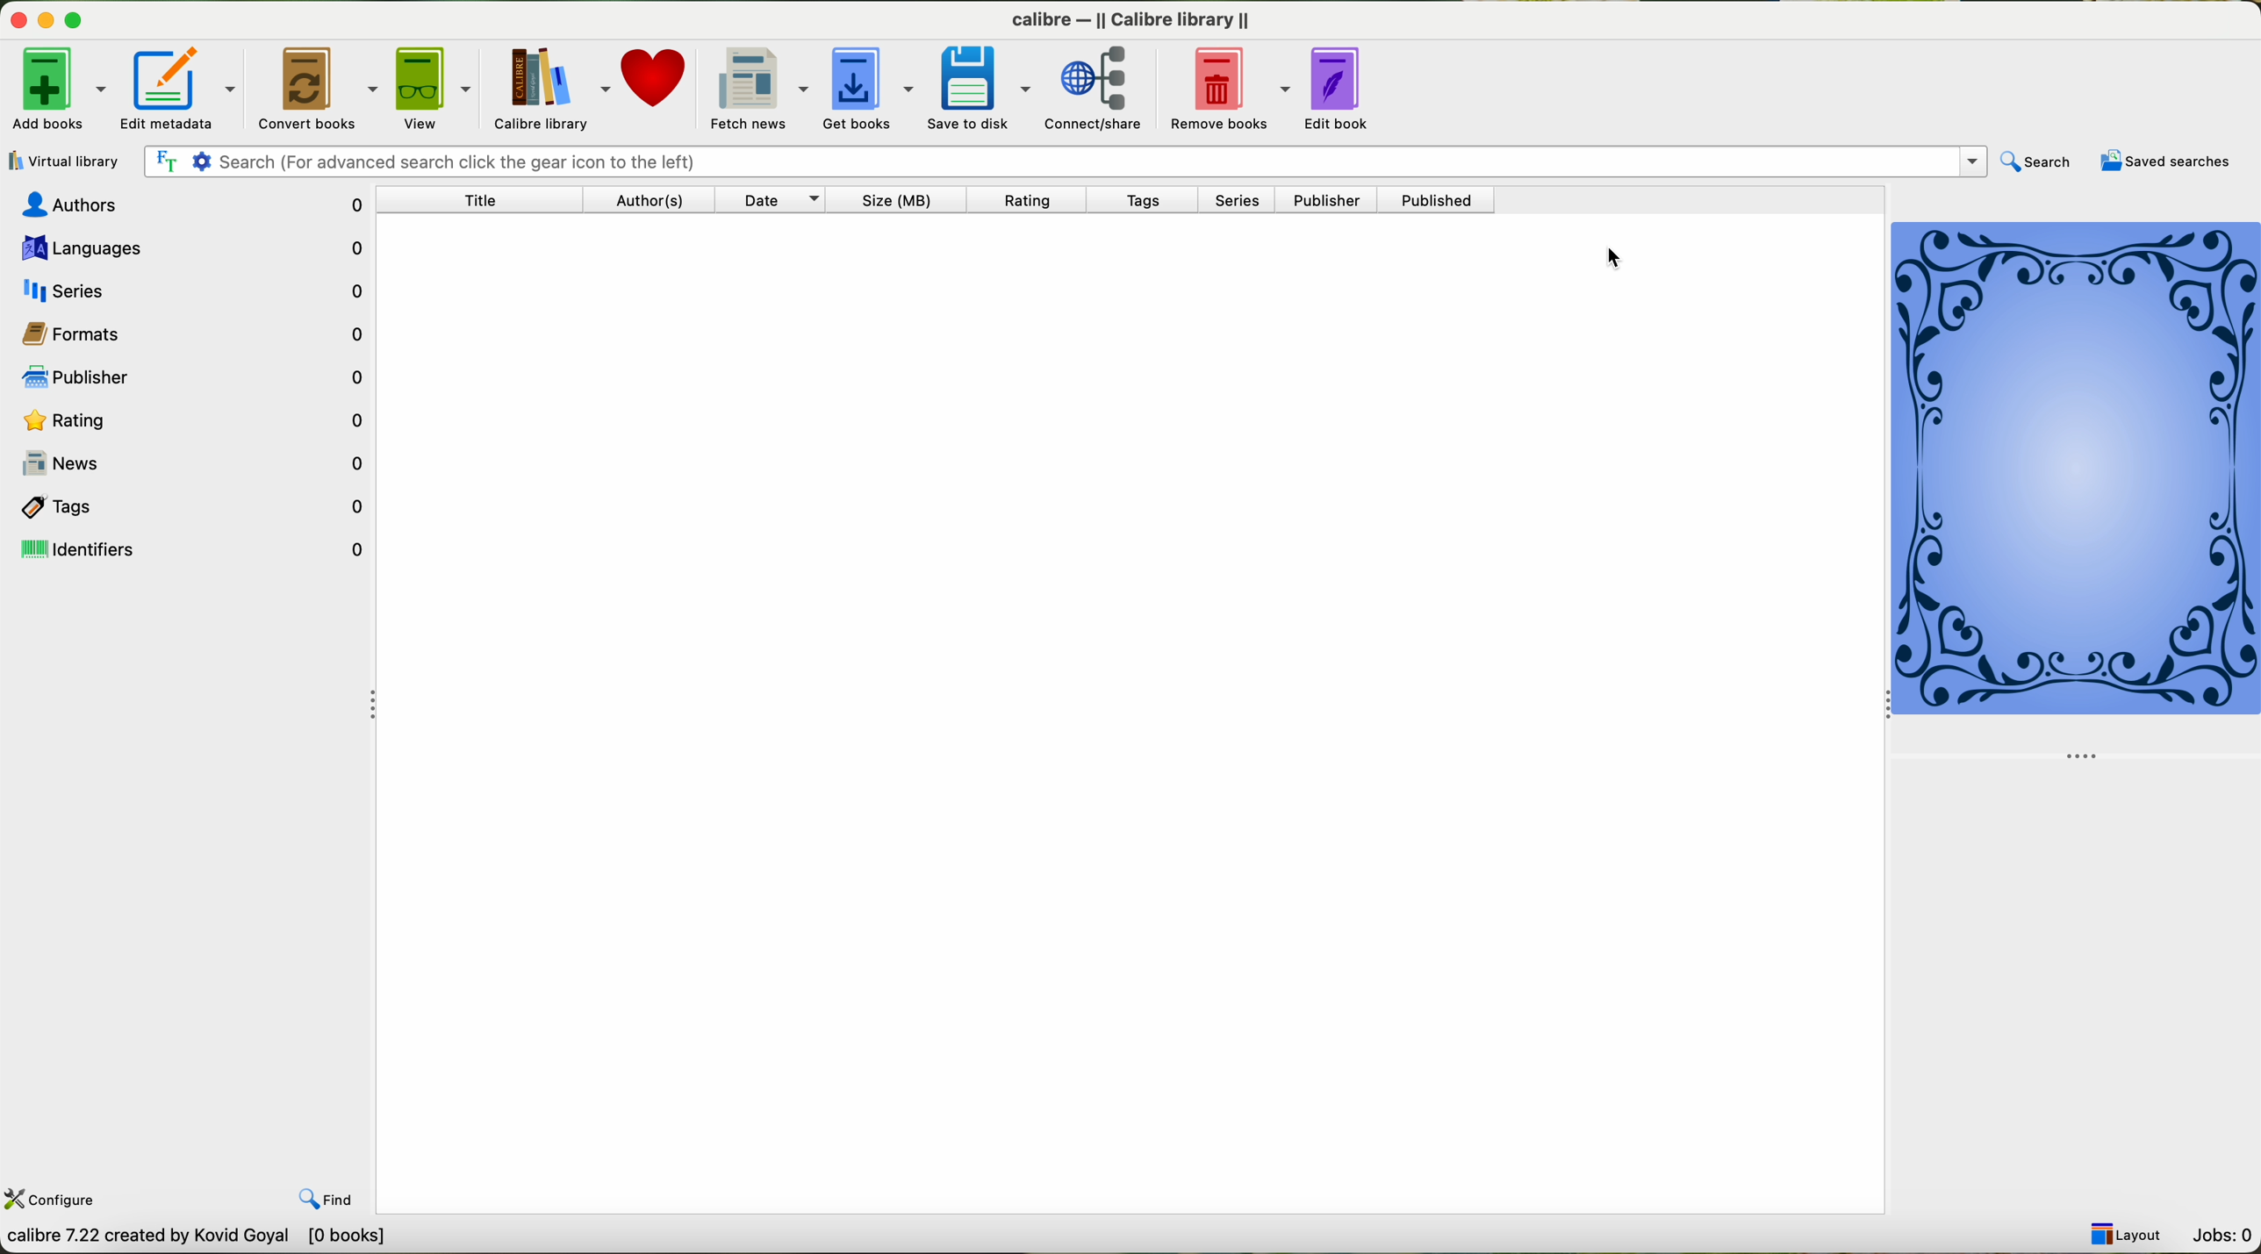 This screenshot has width=2261, height=1254. What do you see at coordinates (658, 79) in the screenshot?
I see `donate` at bounding box center [658, 79].